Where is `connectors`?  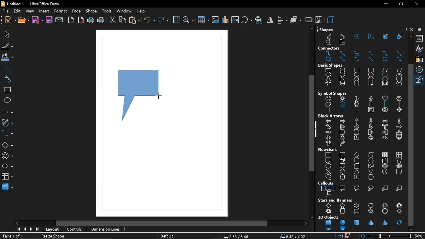 connectors is located at coordinates (330, 48).